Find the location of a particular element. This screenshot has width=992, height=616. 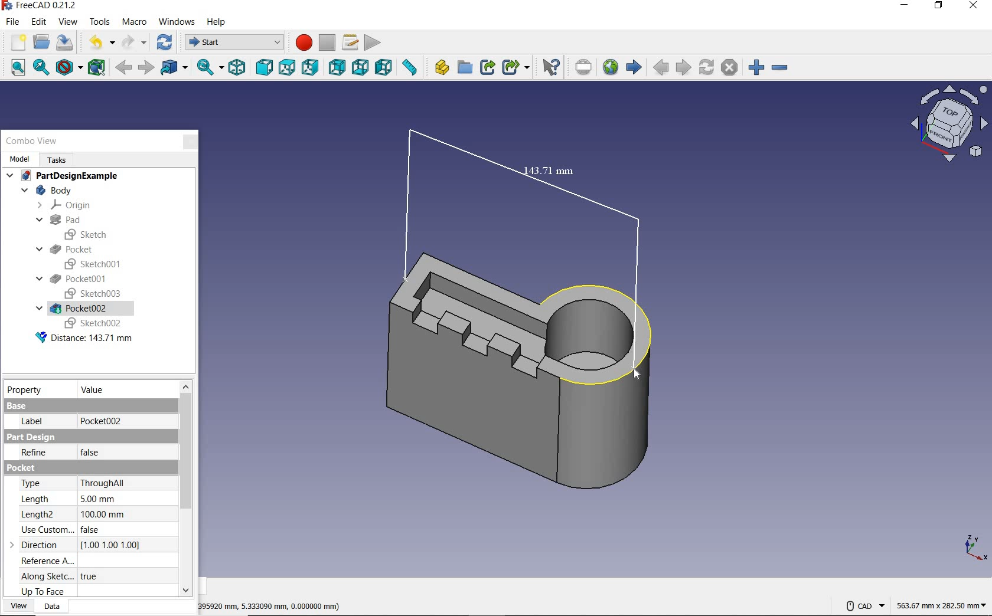

SKETCH001 is located at coordinates (95, 263).